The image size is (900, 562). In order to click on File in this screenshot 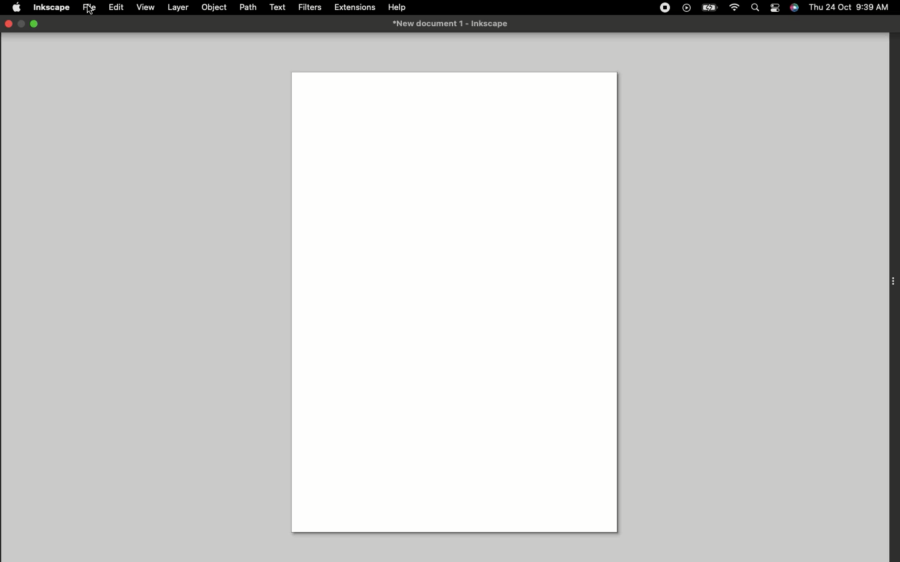, I will do `click(91, 9)`.